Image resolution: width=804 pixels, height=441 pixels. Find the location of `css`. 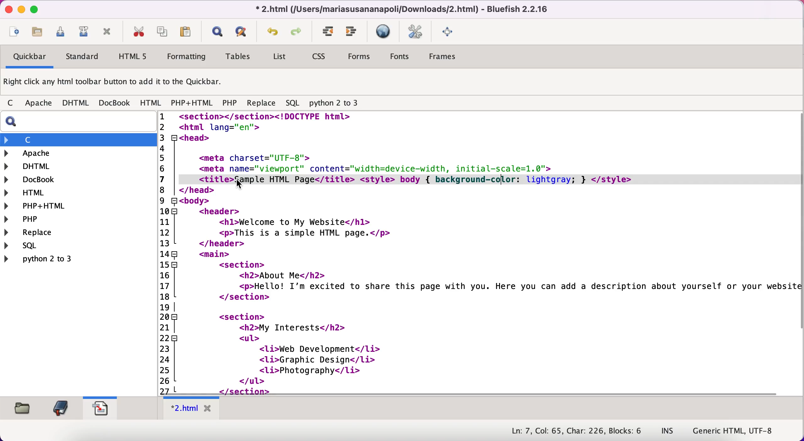

css is located at coordinates (320, 57).